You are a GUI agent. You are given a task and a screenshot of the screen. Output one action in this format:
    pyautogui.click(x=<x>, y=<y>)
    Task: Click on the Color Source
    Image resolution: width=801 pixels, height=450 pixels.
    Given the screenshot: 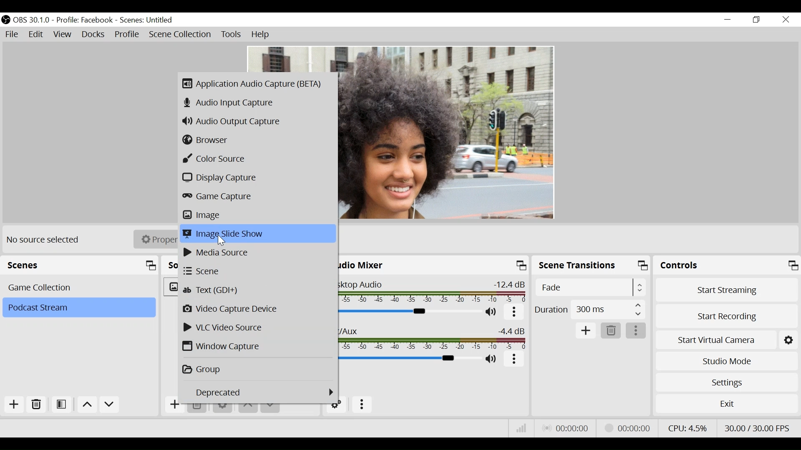 What is the action you would take?
    pyautogui.click(x=258, y=159)
    